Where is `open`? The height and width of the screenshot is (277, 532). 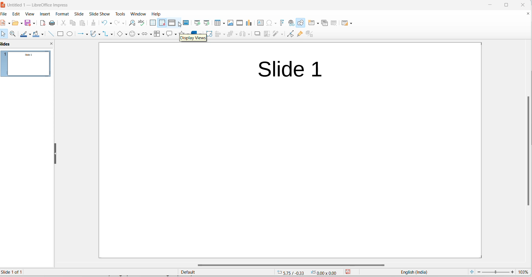 open is located at coordinates (15, 24).